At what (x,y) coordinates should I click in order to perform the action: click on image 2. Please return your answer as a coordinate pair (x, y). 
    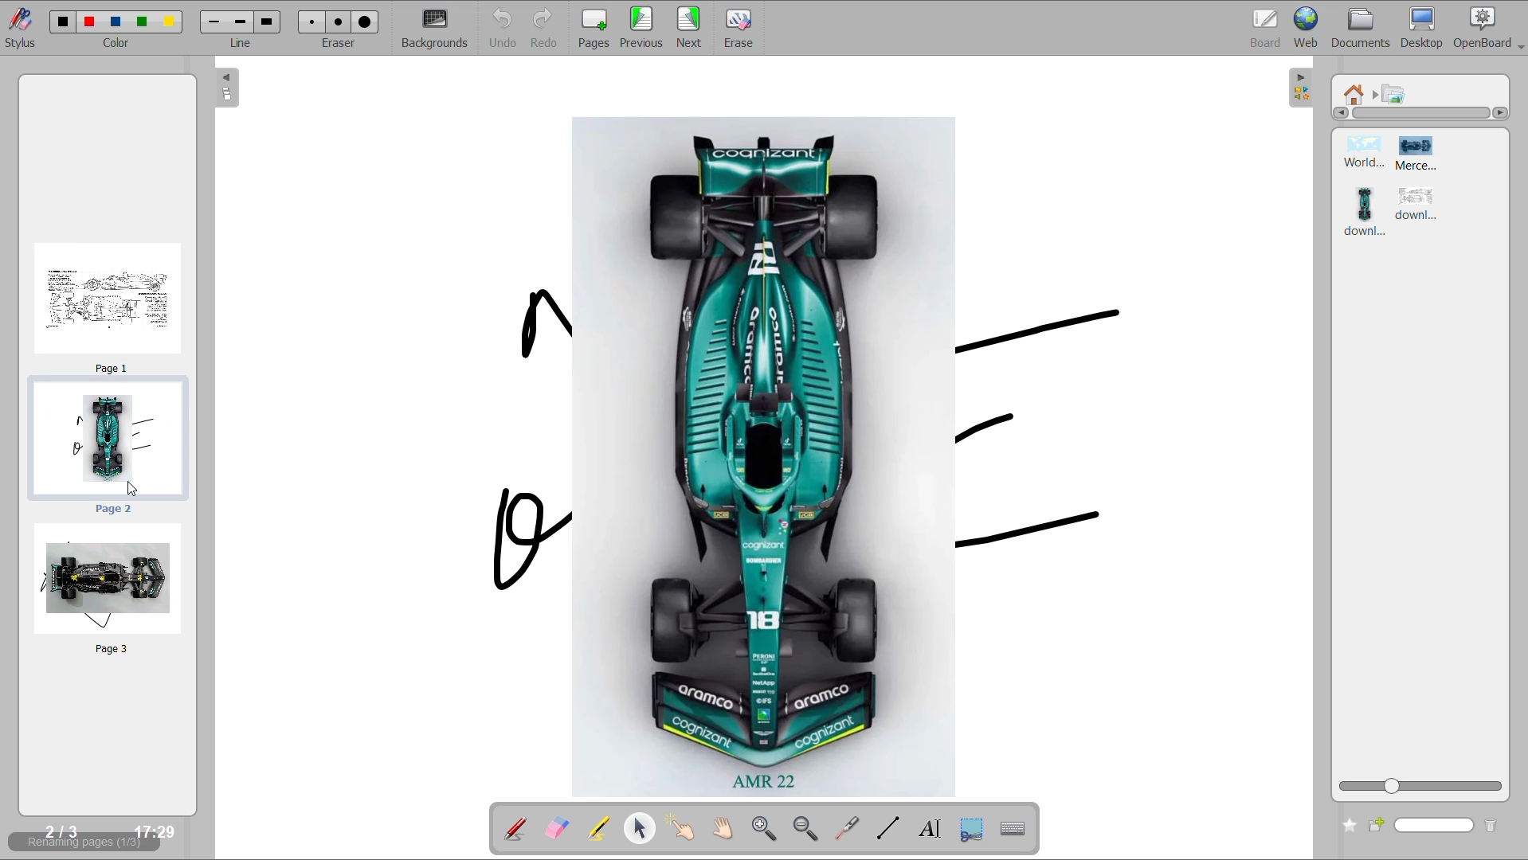
    Looking at the image, I should click on (1428, 154).